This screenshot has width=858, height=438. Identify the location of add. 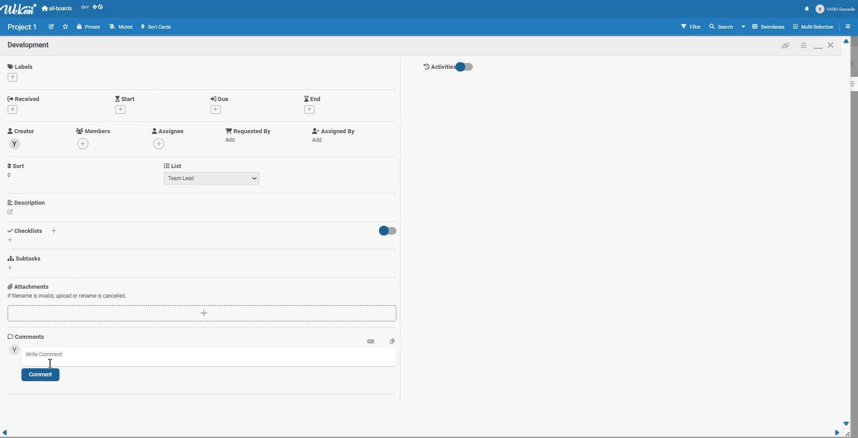
(319, 140).